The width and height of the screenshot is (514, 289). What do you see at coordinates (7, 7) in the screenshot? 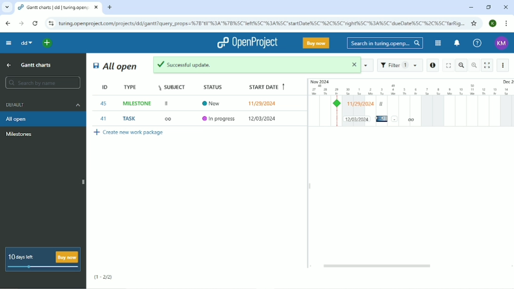
I see `Search tabs` at bounding box center [7, 7].